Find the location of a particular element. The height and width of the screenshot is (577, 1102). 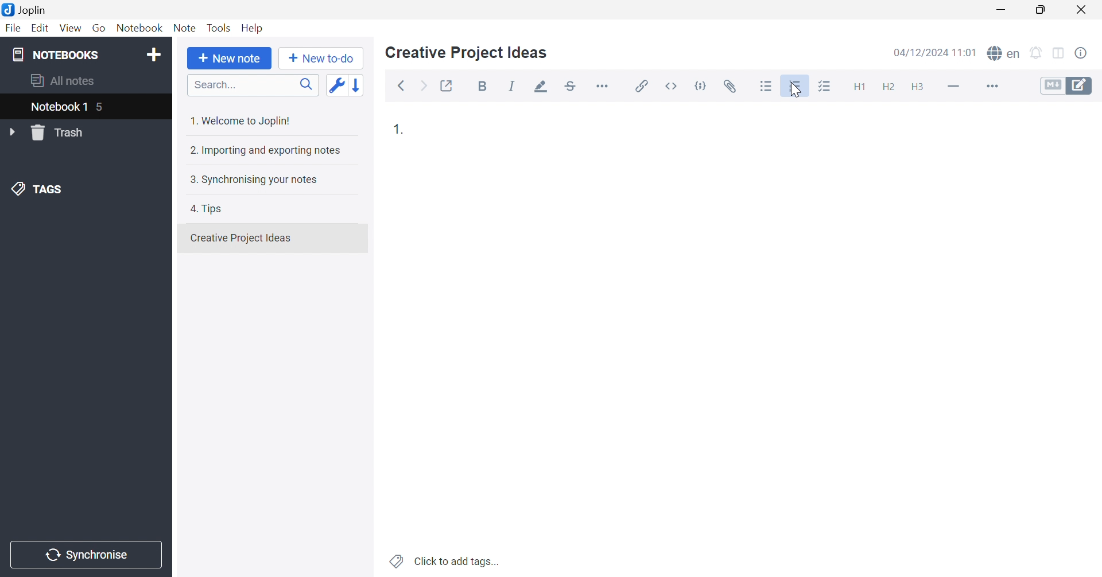

Highlight is located at coordinates (542, 87).